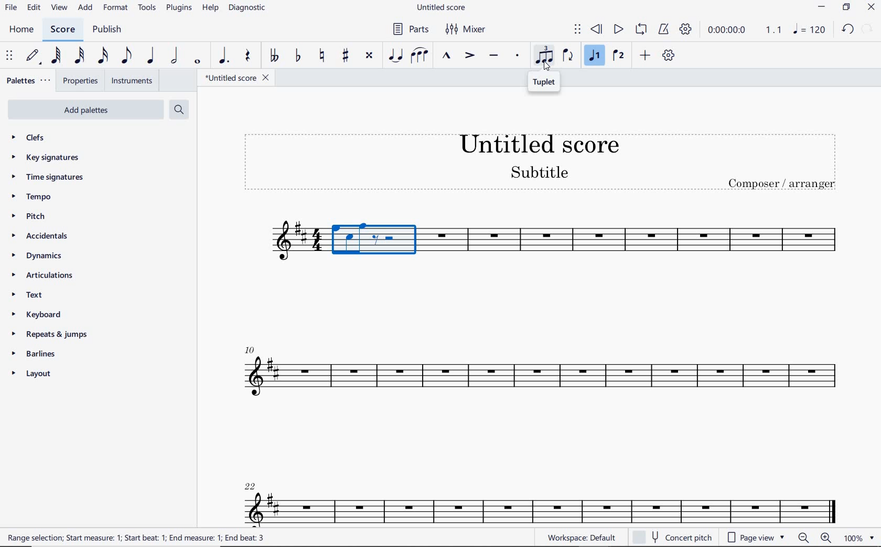  I want to click on TIE, so click(395, 56).